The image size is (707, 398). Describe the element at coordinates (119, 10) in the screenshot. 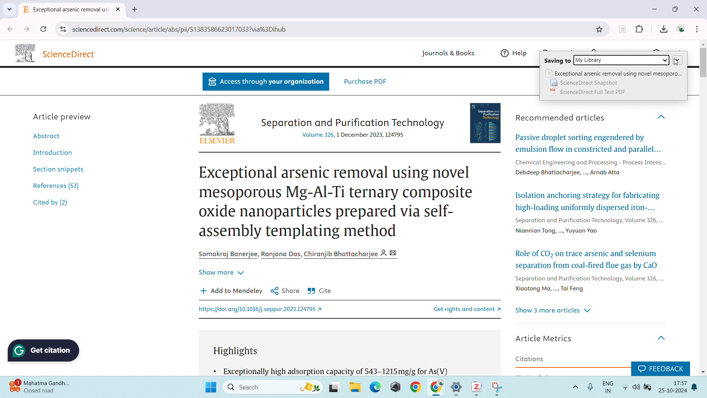

I see `close tab` at that location.